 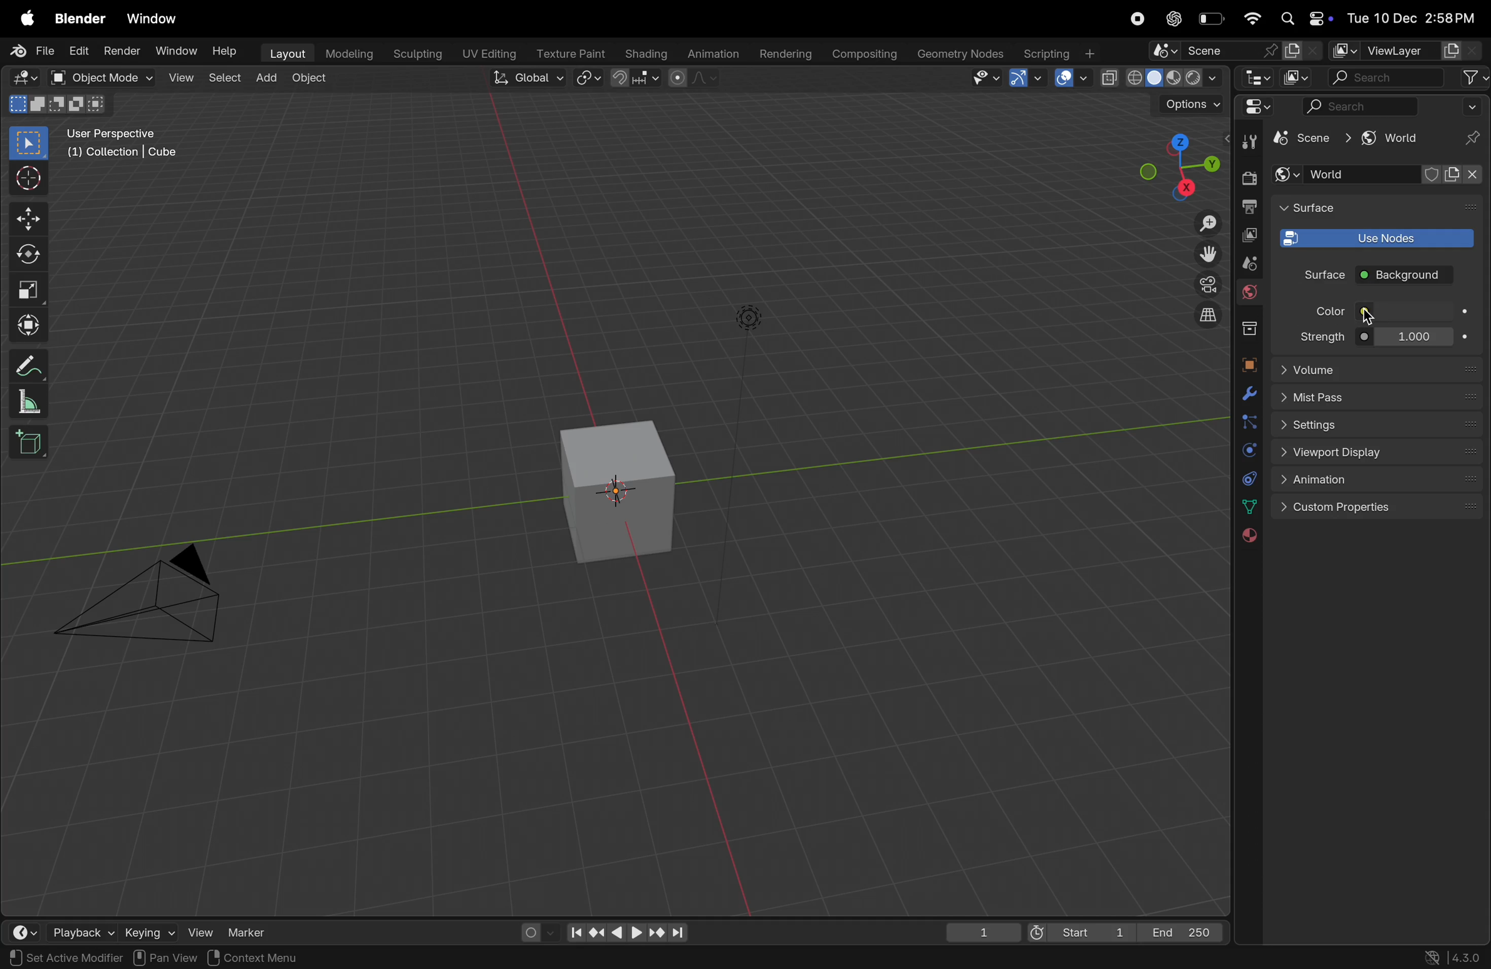 What do you see at coordinates (1466, 181) in the screenshot?
I see `close` at bounding box center [1466, 181].